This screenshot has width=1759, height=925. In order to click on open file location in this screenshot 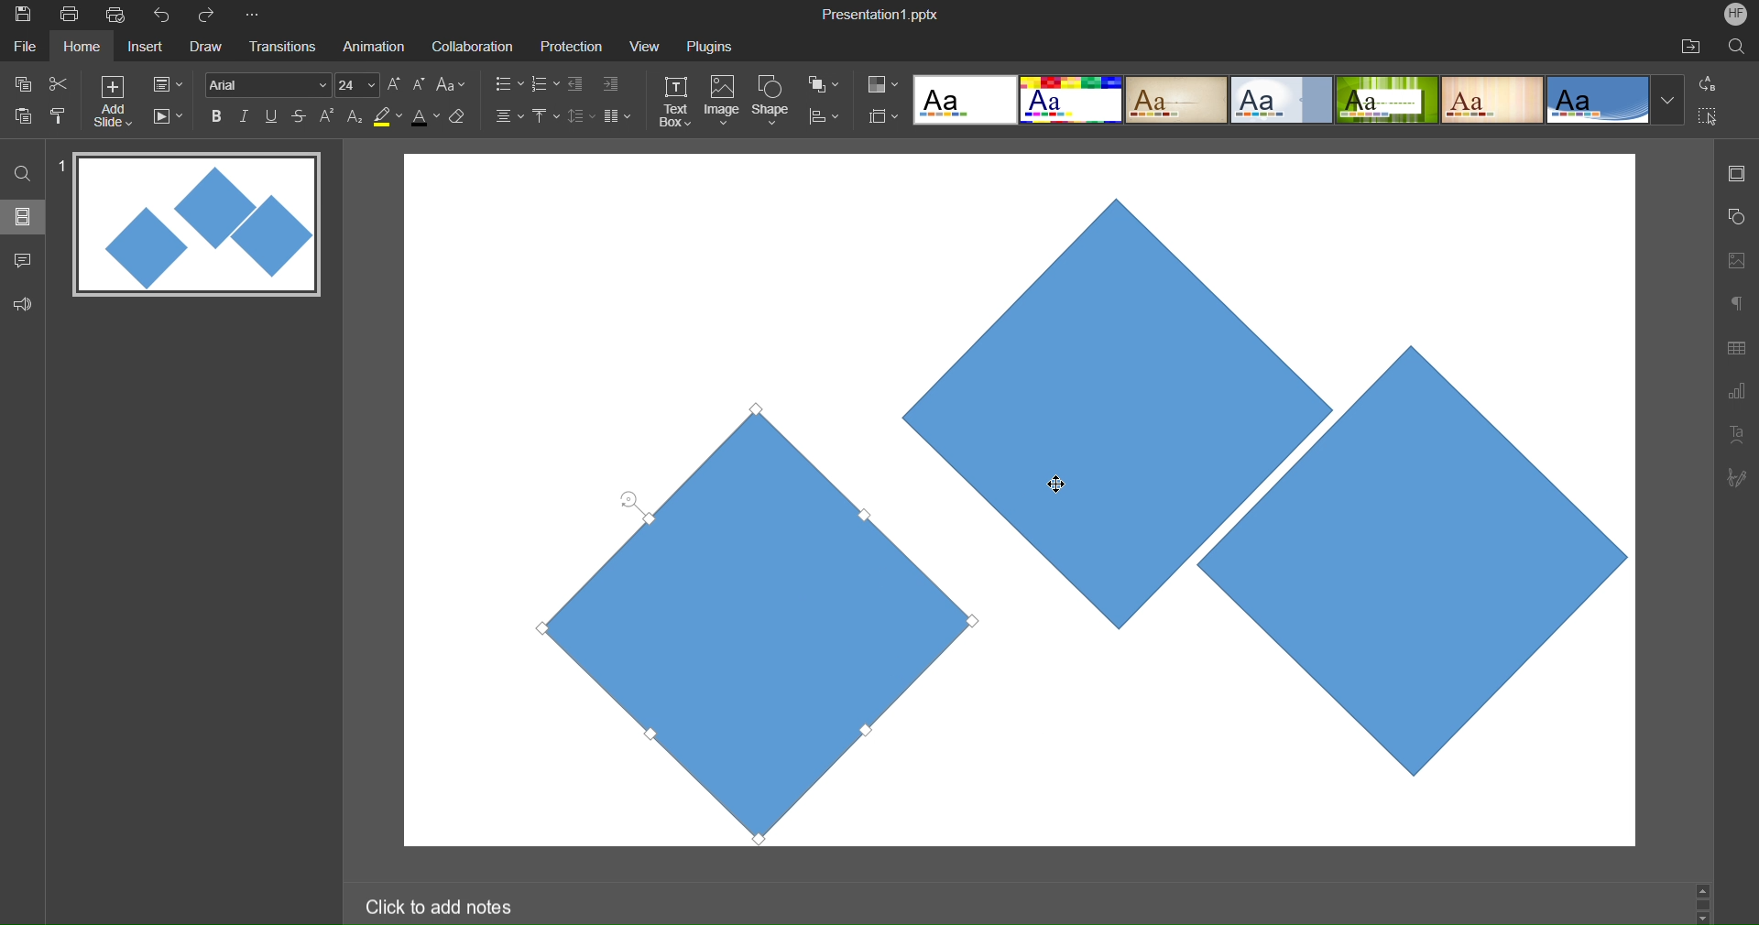, I will do `click(1690, 46)`.